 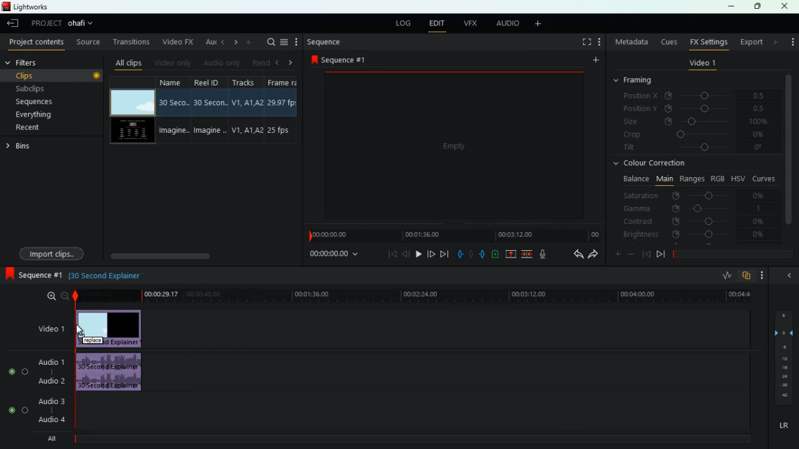 What do you see at coordinates (200, 256) in the screenshot?
I see `scroll` at bounding box center [200, 256].